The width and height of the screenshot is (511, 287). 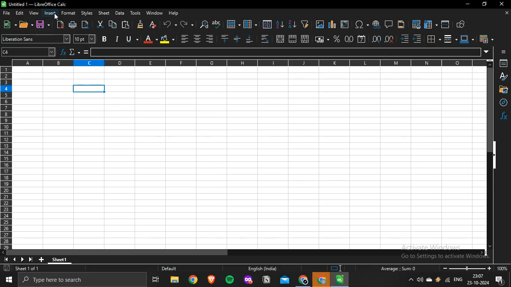 I want to click on font size, so click(x=84, y=38).